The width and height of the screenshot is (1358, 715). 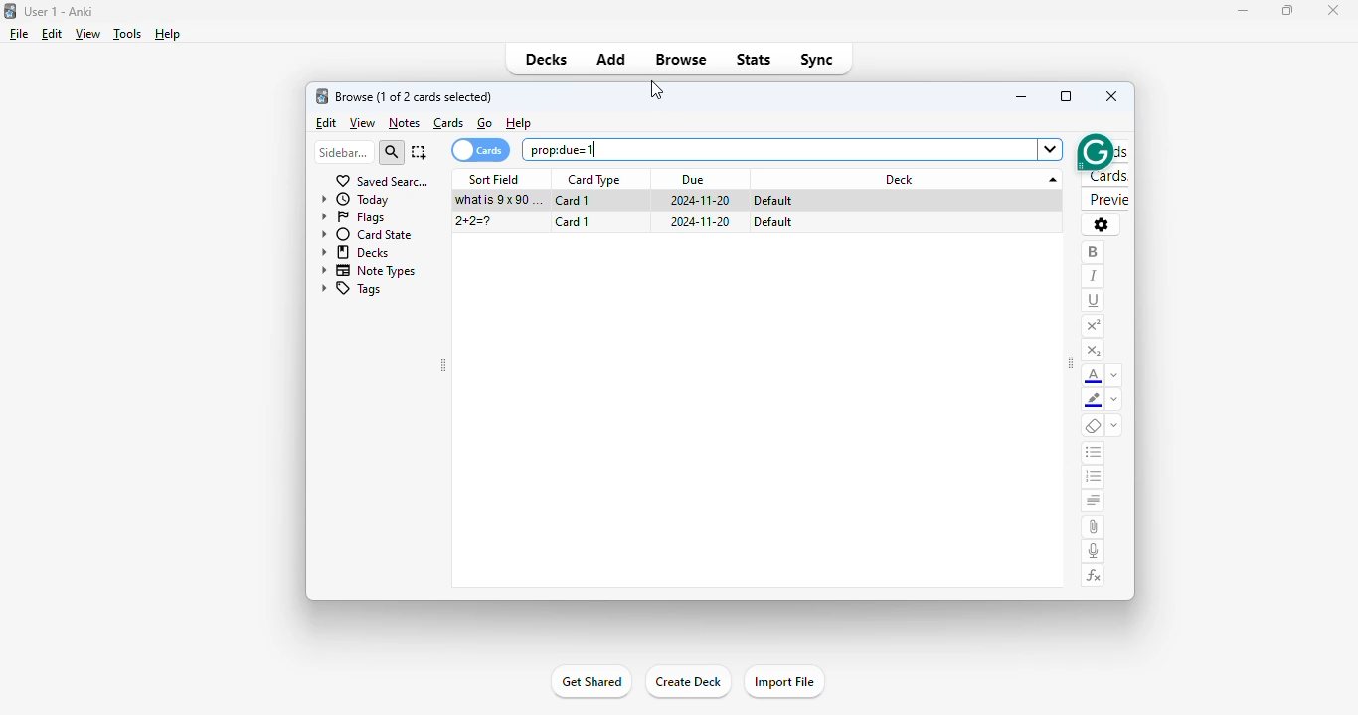 What do you see at coordinates (52, 34) in the screenshot?
I see `edit` at bounding box center [52, 34].